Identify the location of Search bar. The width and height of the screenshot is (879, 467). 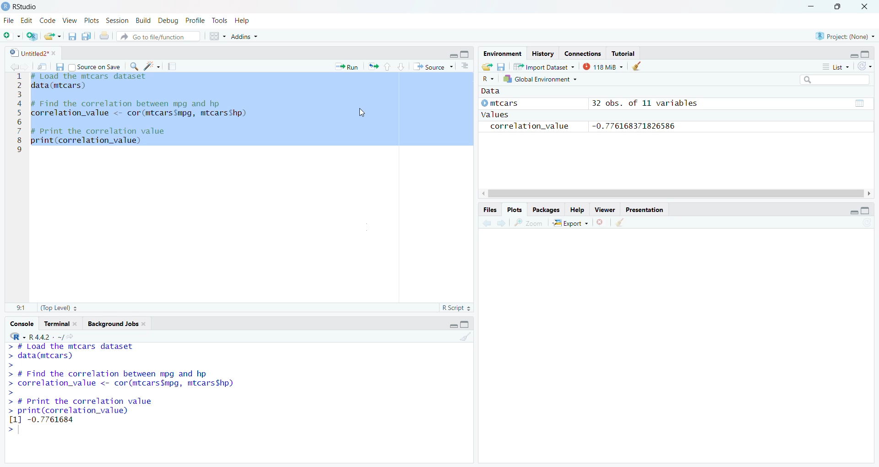
(836, 79).